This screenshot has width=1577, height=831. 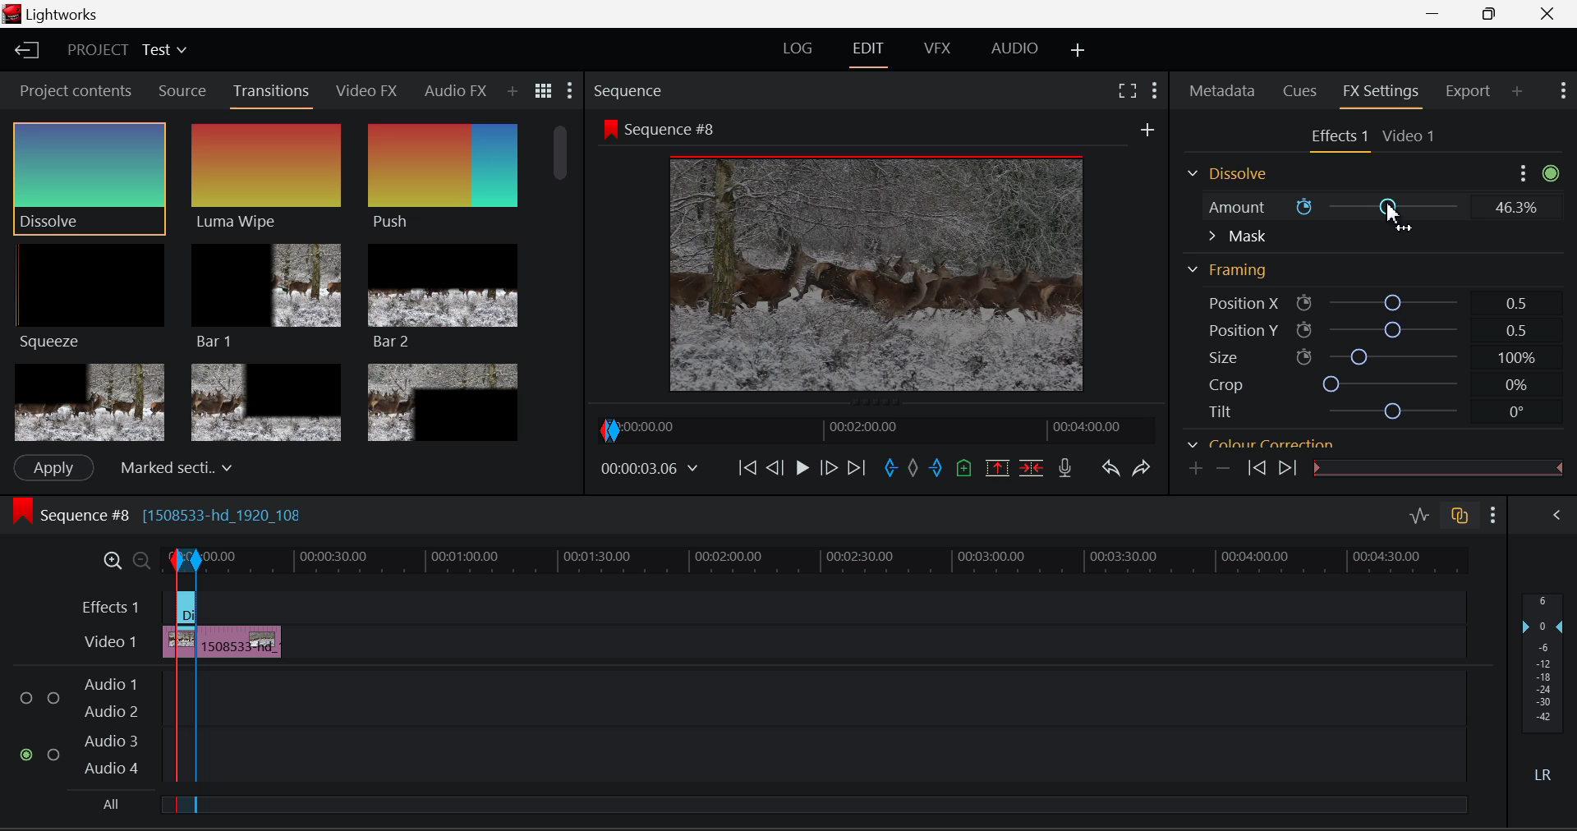 What do you see at coordinates (1549, 14) in the screenshot?
I see `Close` at bounding box center [1549, 14].